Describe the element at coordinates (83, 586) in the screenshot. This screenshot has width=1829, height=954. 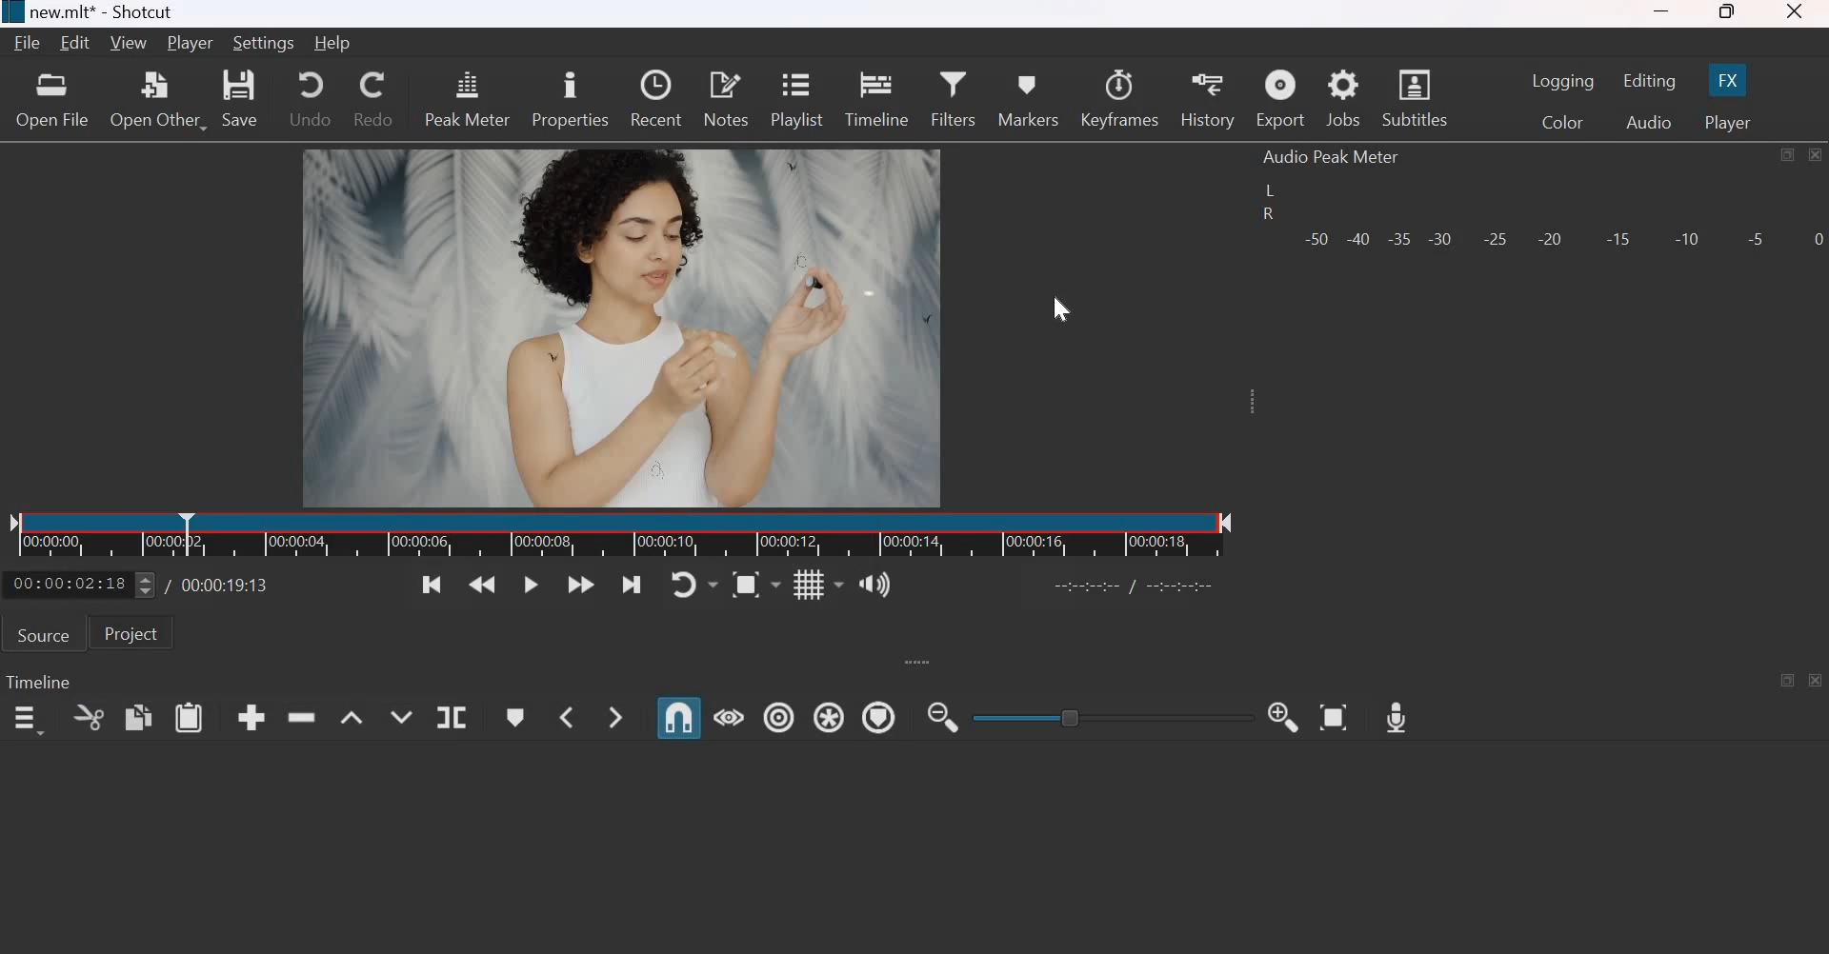
I see `current position` at that location.